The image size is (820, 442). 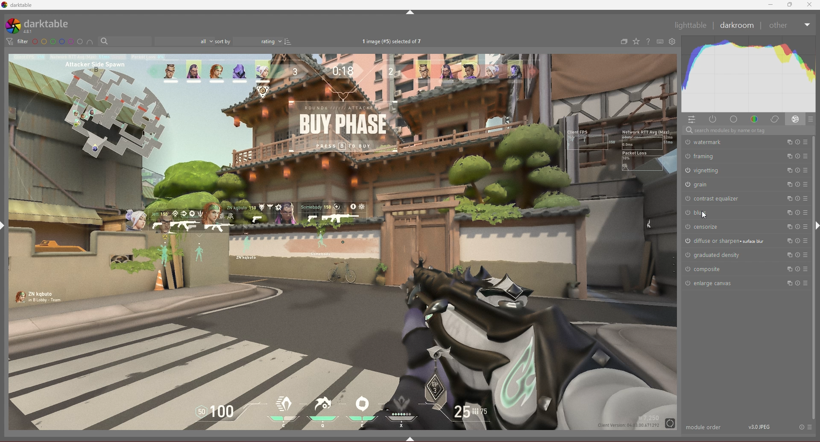 What do you see at coordinates (706, 217) in the screenshot?
I see `cursor` at bounding box center [706, 217].